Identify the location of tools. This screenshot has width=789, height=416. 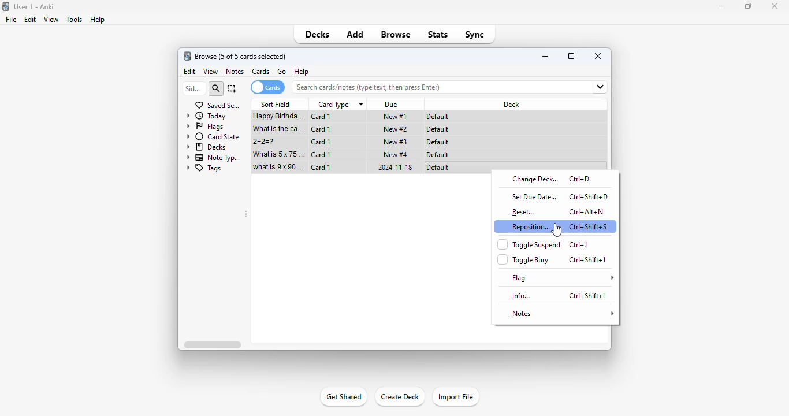
(74, 20).